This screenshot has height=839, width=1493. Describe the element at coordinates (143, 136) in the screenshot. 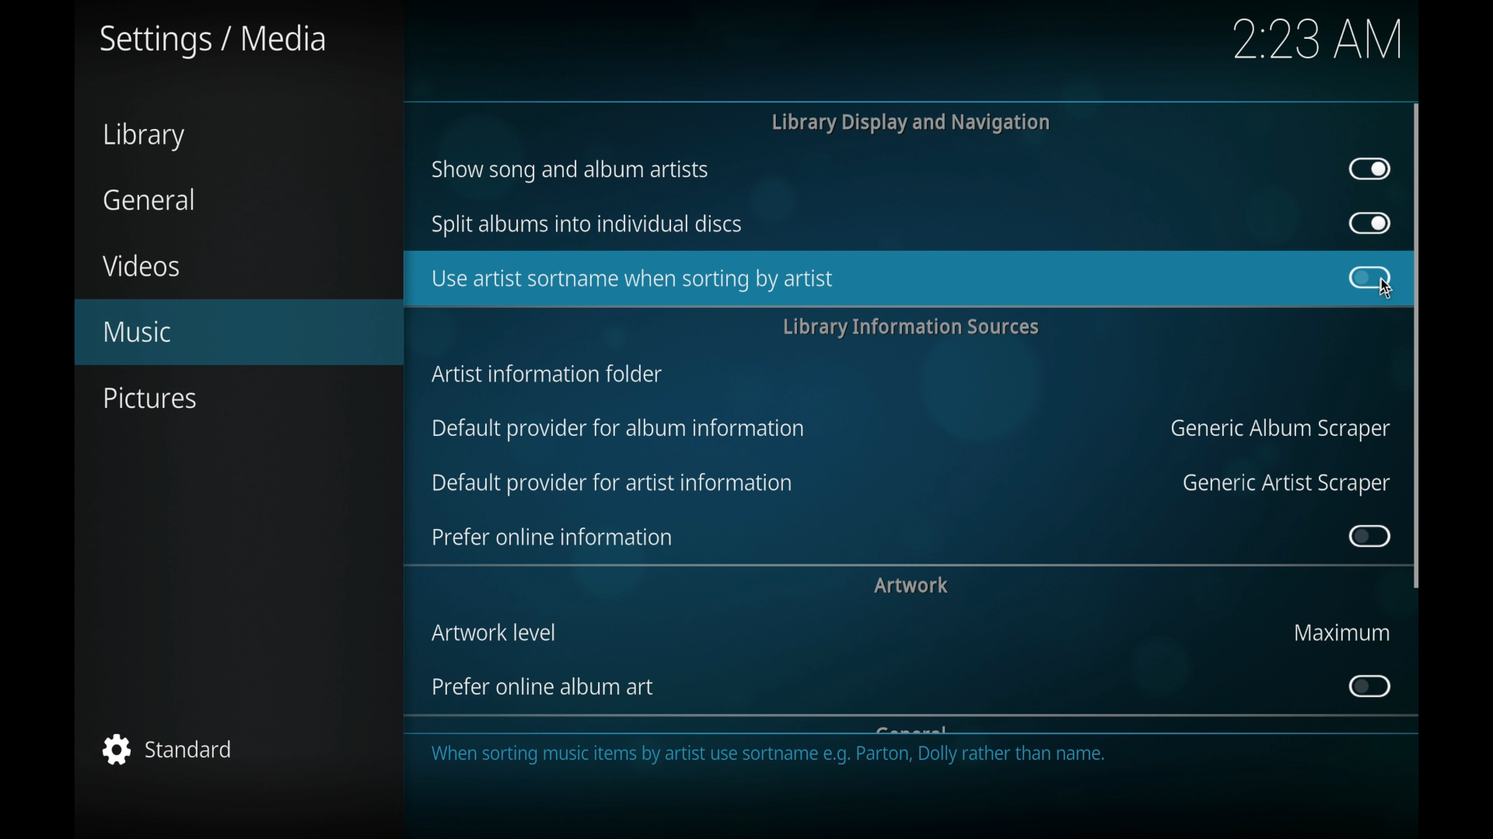

I see `library` at that location.